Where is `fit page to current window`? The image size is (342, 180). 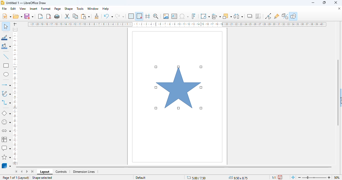 fit page to current window is located at coordinates (293, 177).